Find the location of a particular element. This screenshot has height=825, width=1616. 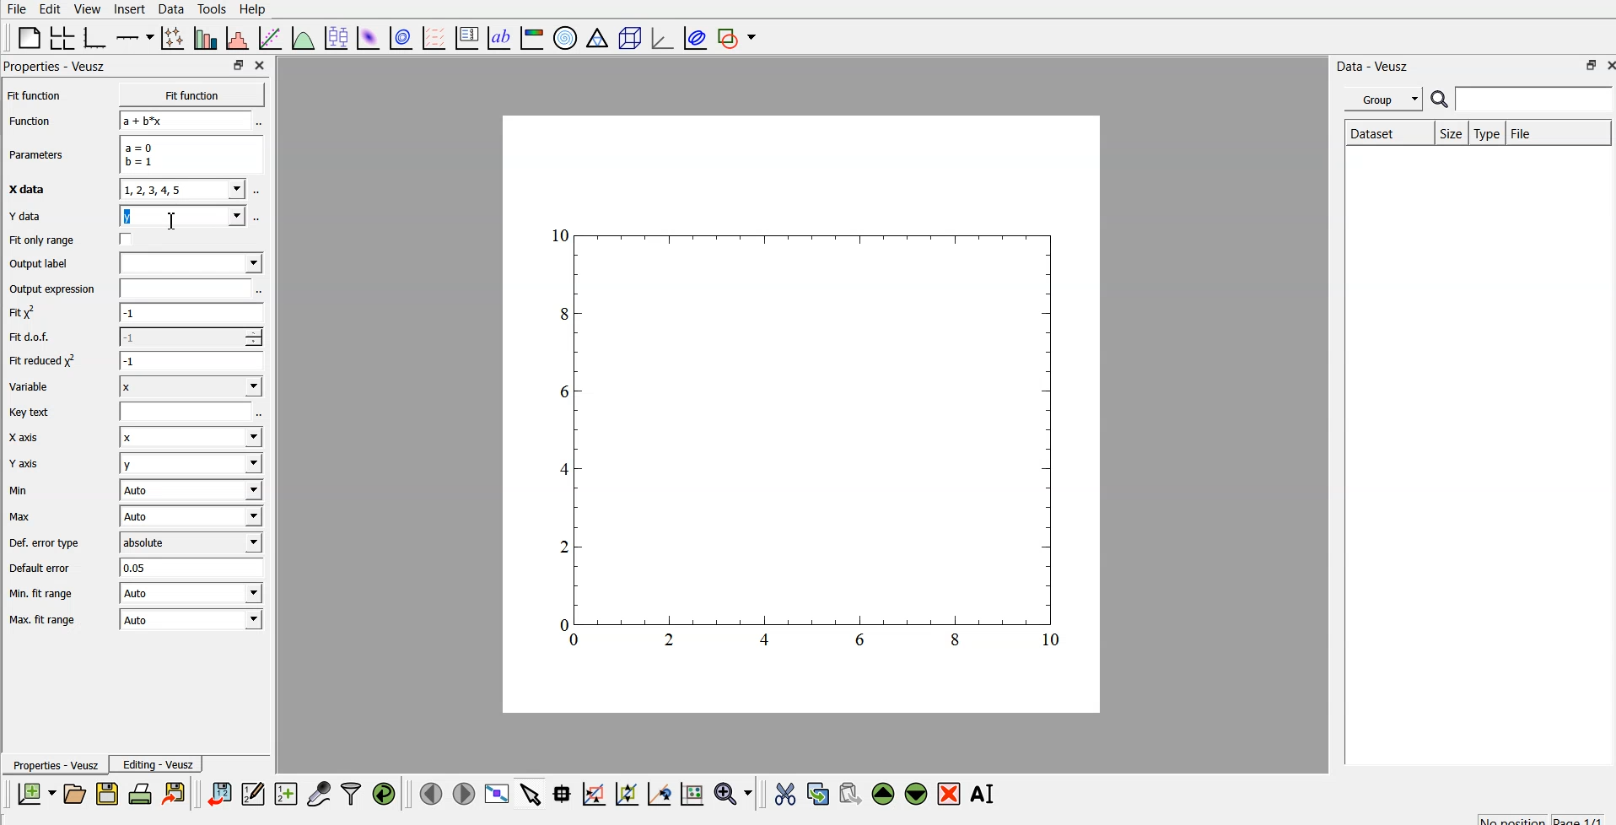

plot key is located at coordinates (469, 38).